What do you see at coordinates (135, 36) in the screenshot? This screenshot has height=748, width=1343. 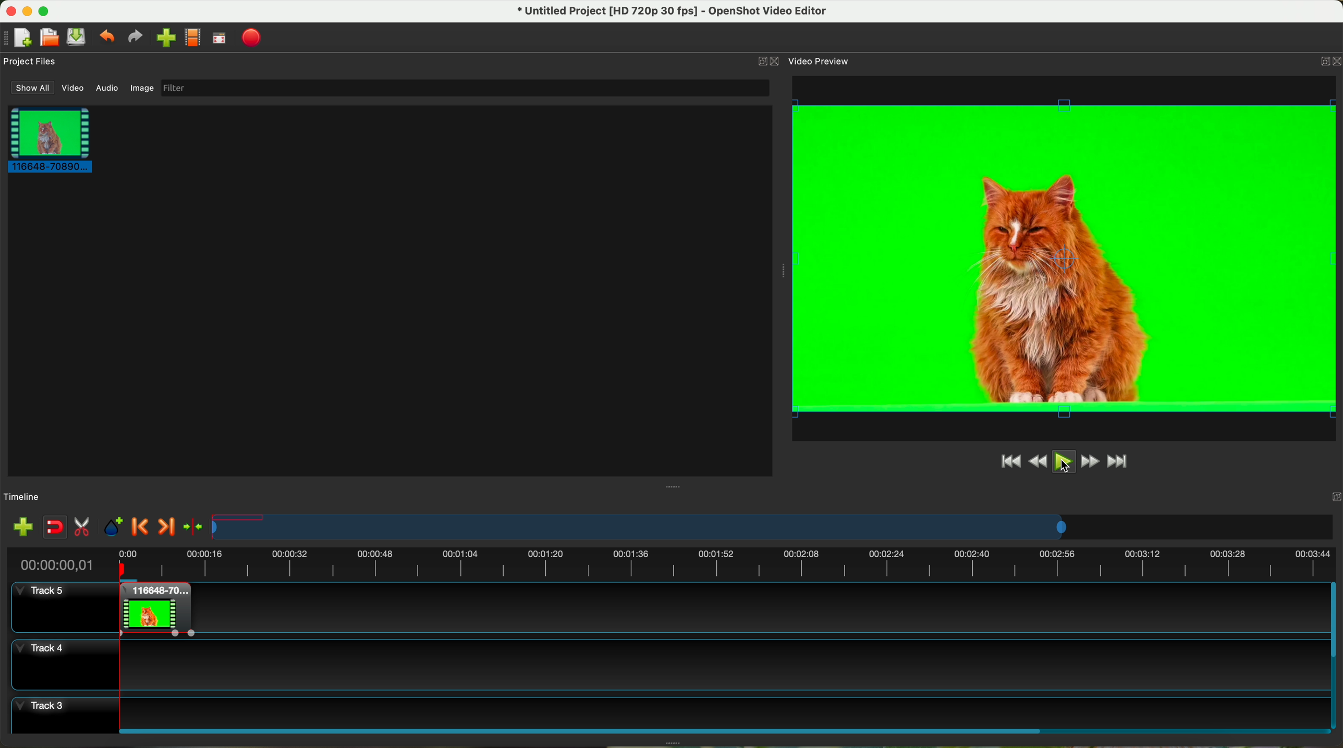 I see `redo` at bounding box center [135, 36].